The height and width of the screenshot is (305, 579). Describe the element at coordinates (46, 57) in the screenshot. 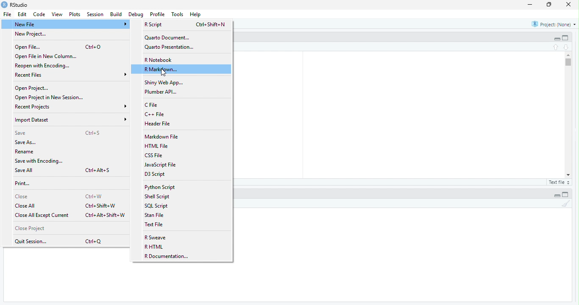

I see `Open File in New Column...` at that location.